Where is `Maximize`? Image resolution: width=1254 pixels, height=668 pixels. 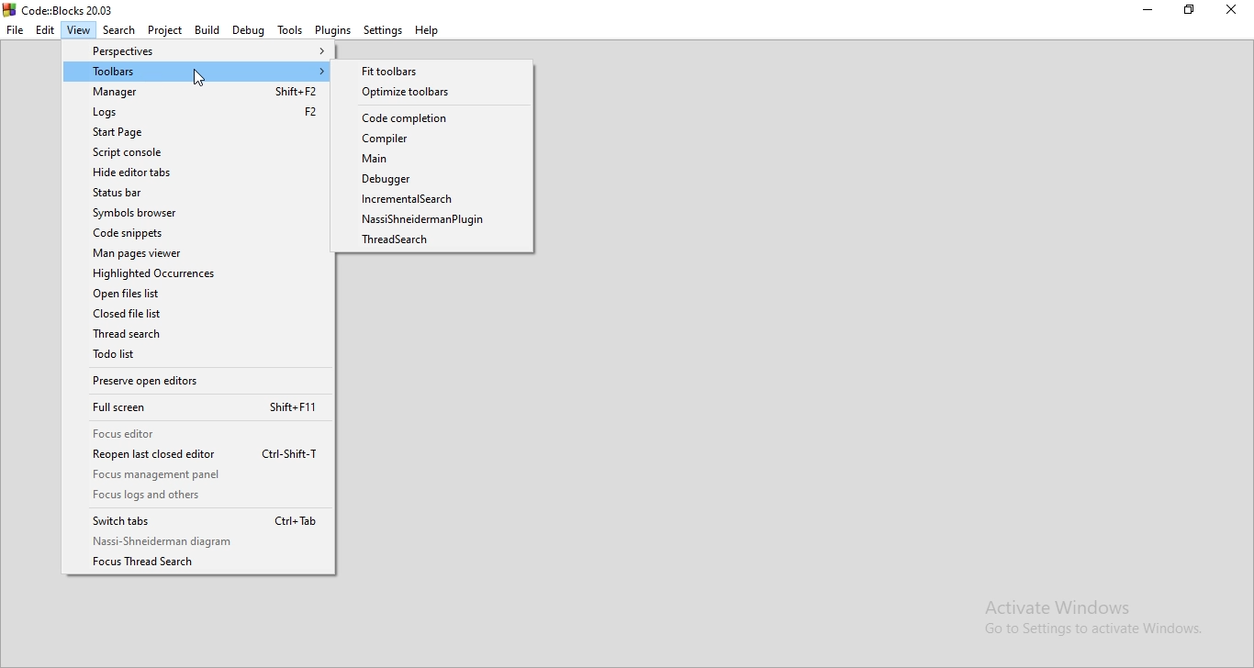 Maximize is located at coordinates (1192, 11).